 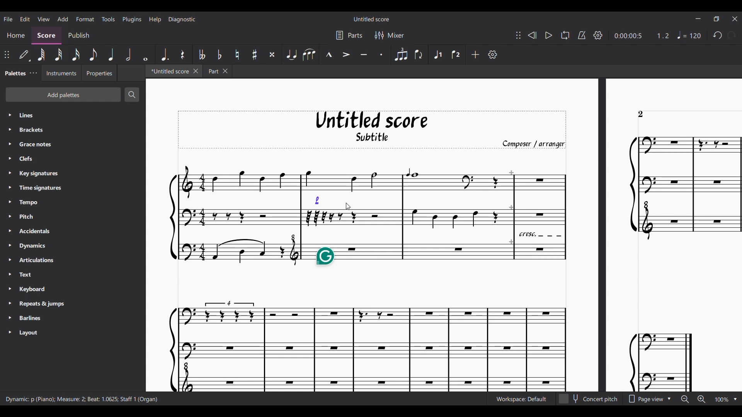 I want to click on 64th note, so click(x=41, y=54).